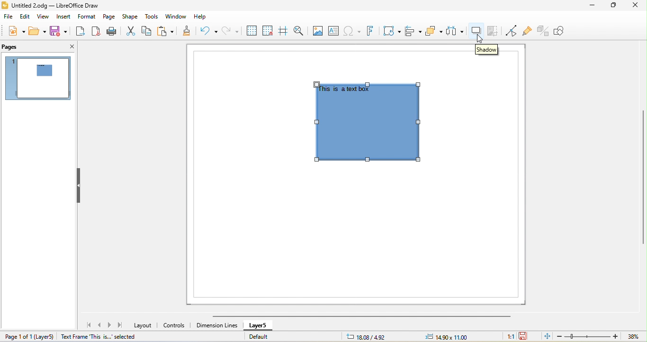 This screenshot has width=647, height=342. I want to click on transformation, so click(392, 31).